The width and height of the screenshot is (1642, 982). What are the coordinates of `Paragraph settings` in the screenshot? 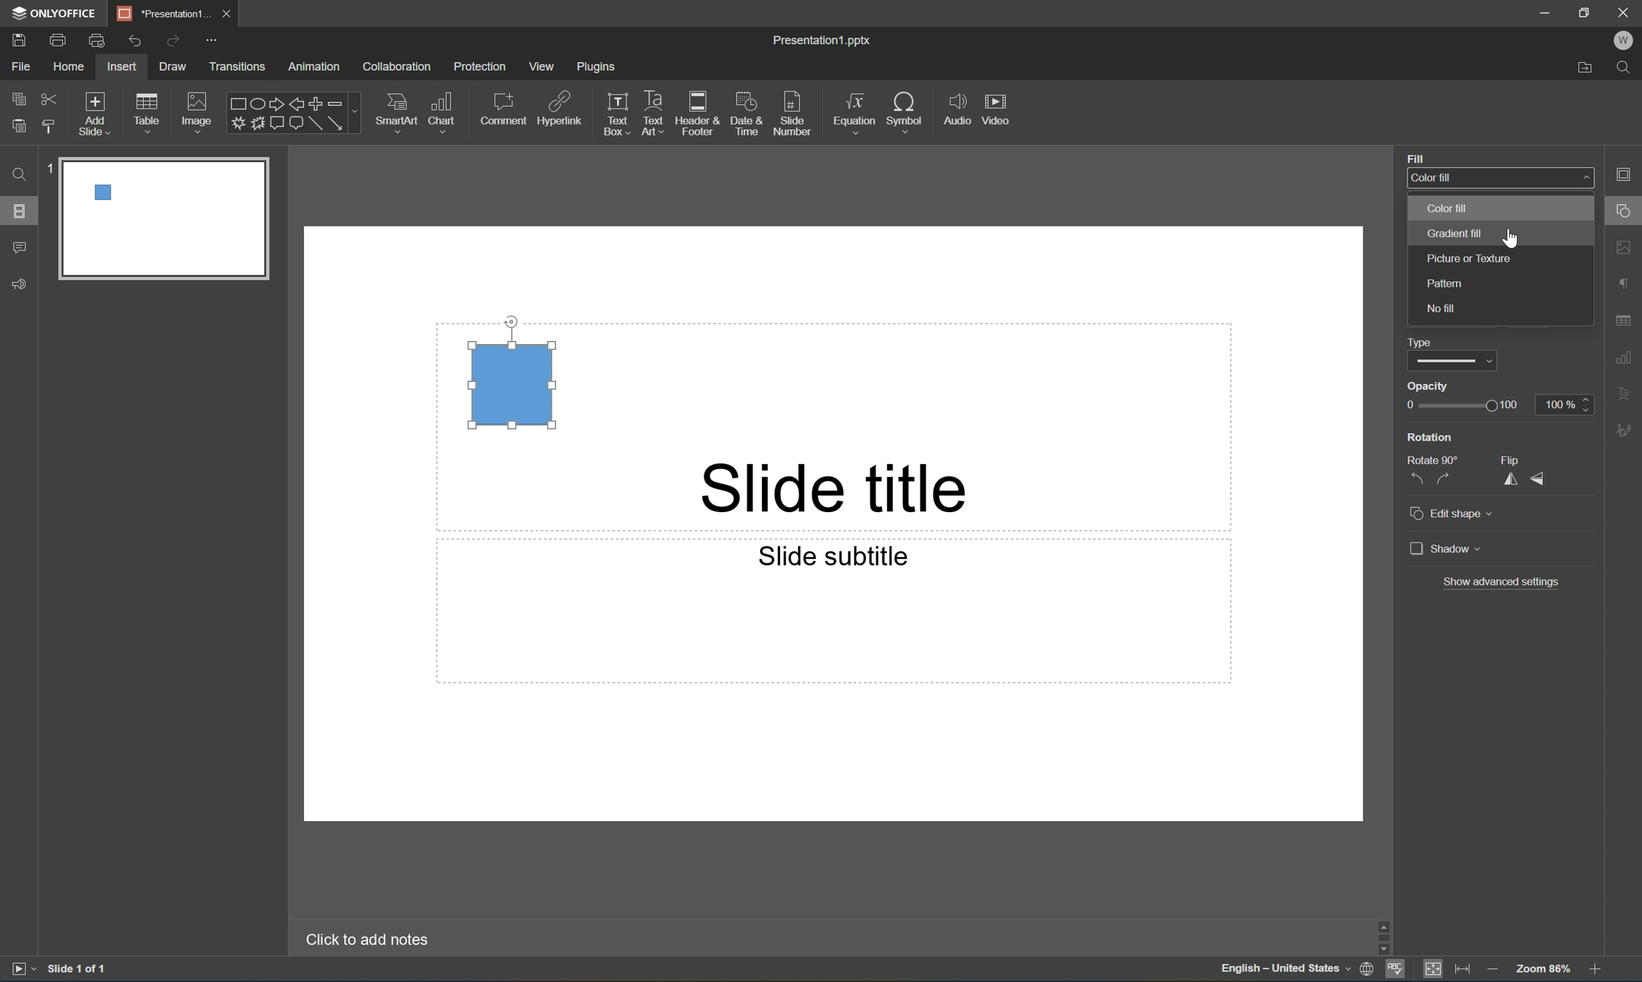 It's located at (1627, 285).